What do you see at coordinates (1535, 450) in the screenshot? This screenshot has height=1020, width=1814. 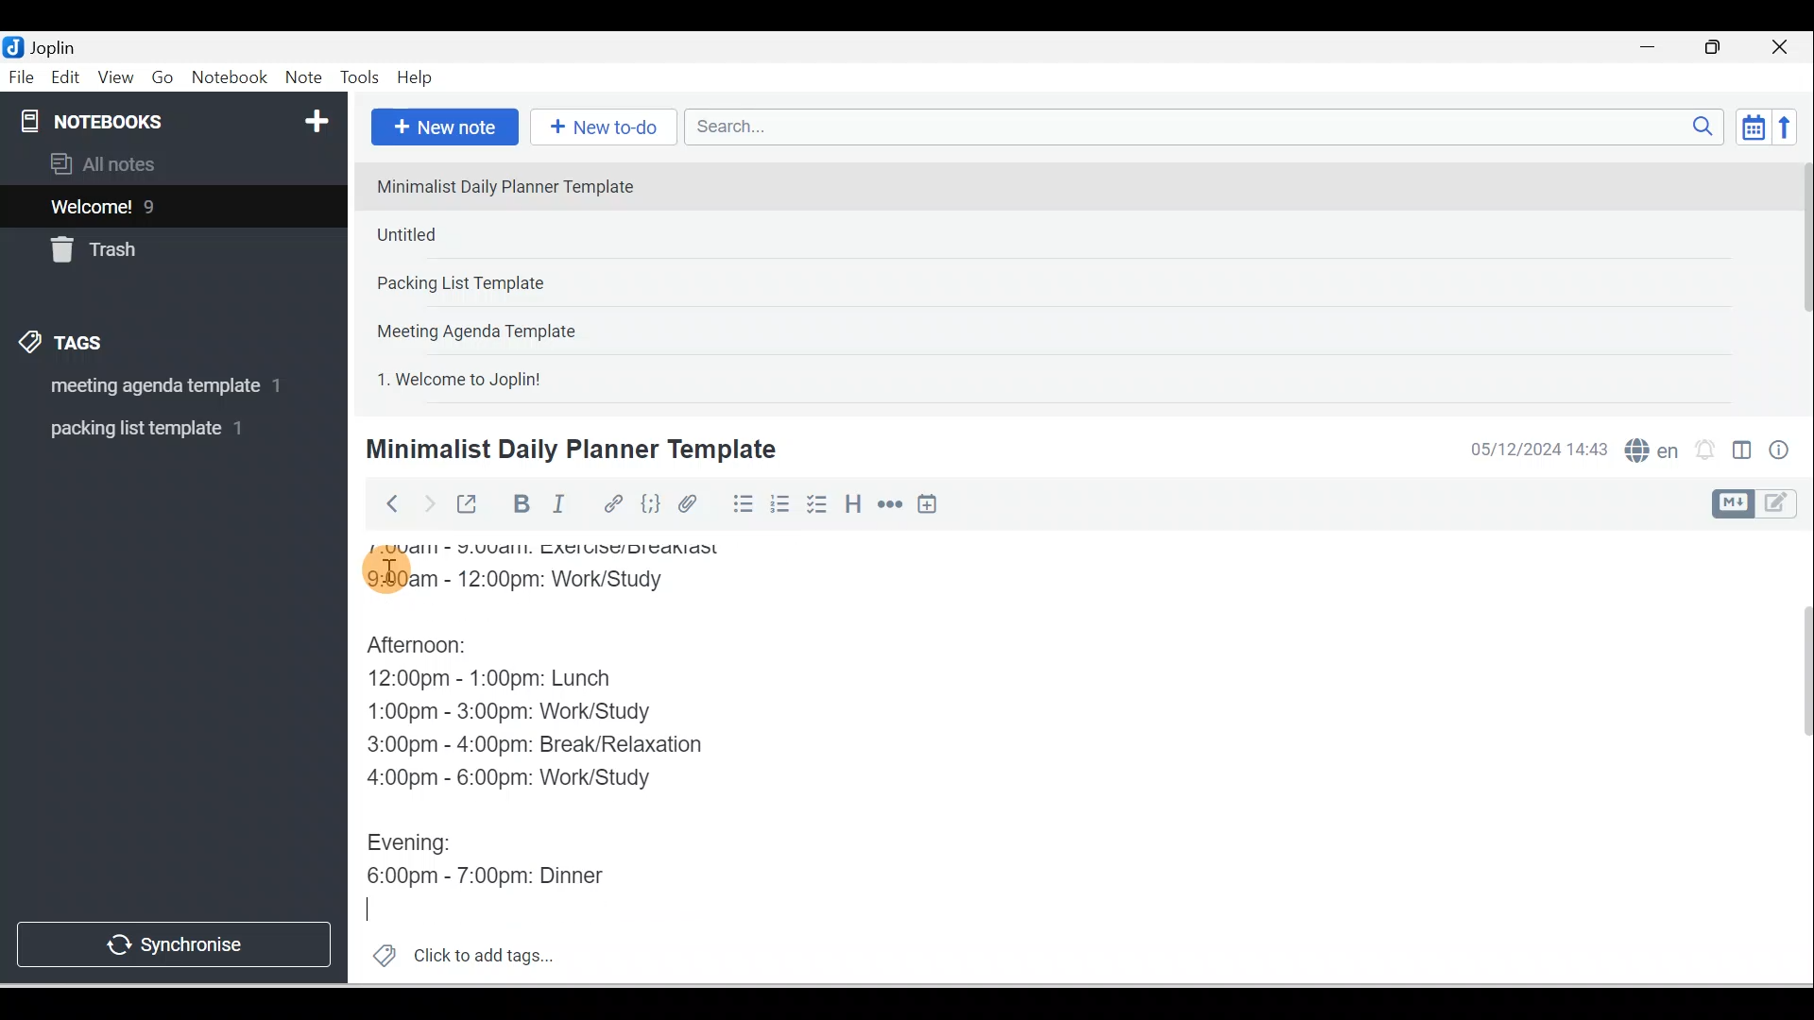 I see `Date & time` at bounding box center [1535, 450].